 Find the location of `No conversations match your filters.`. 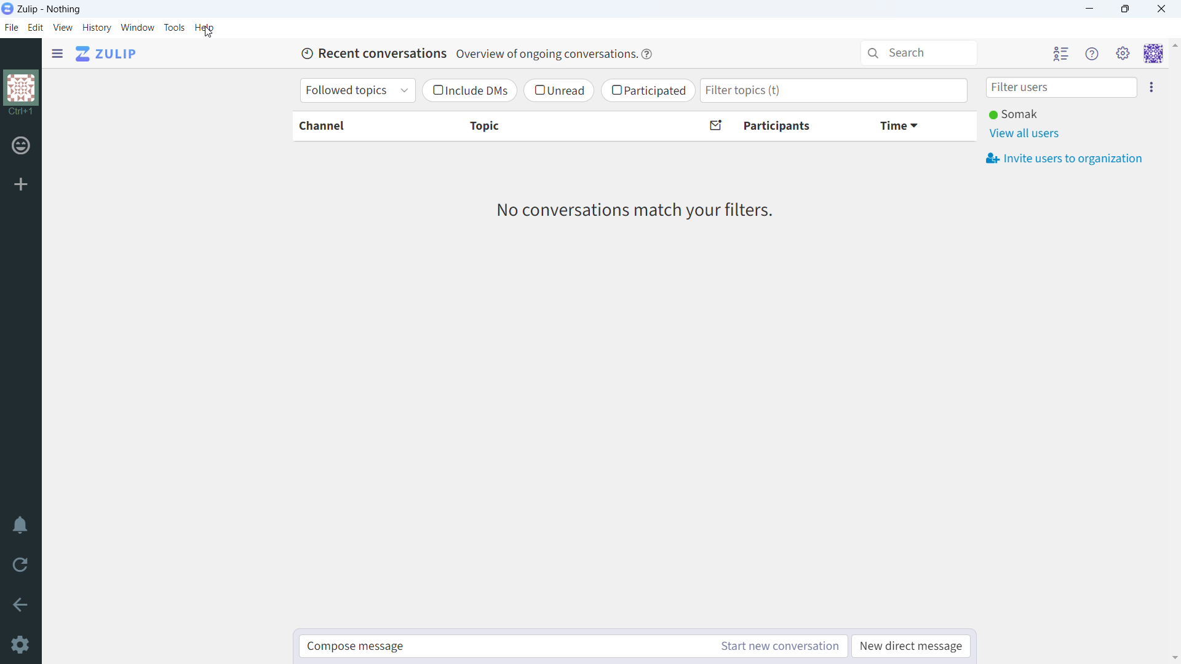

No conversations match your filters. is located at coordinates (640, 213).